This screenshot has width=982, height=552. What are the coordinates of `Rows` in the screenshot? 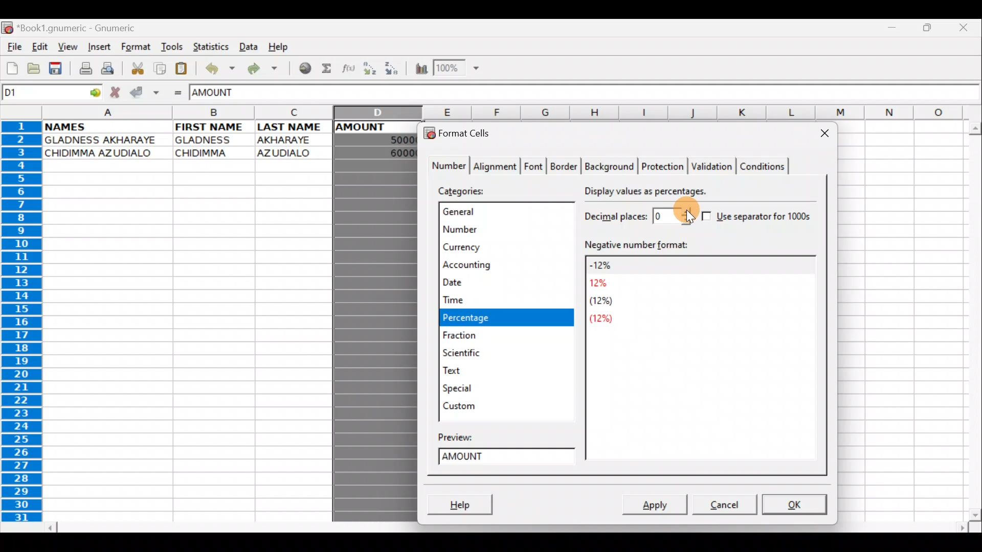 It's located at (26, 324).